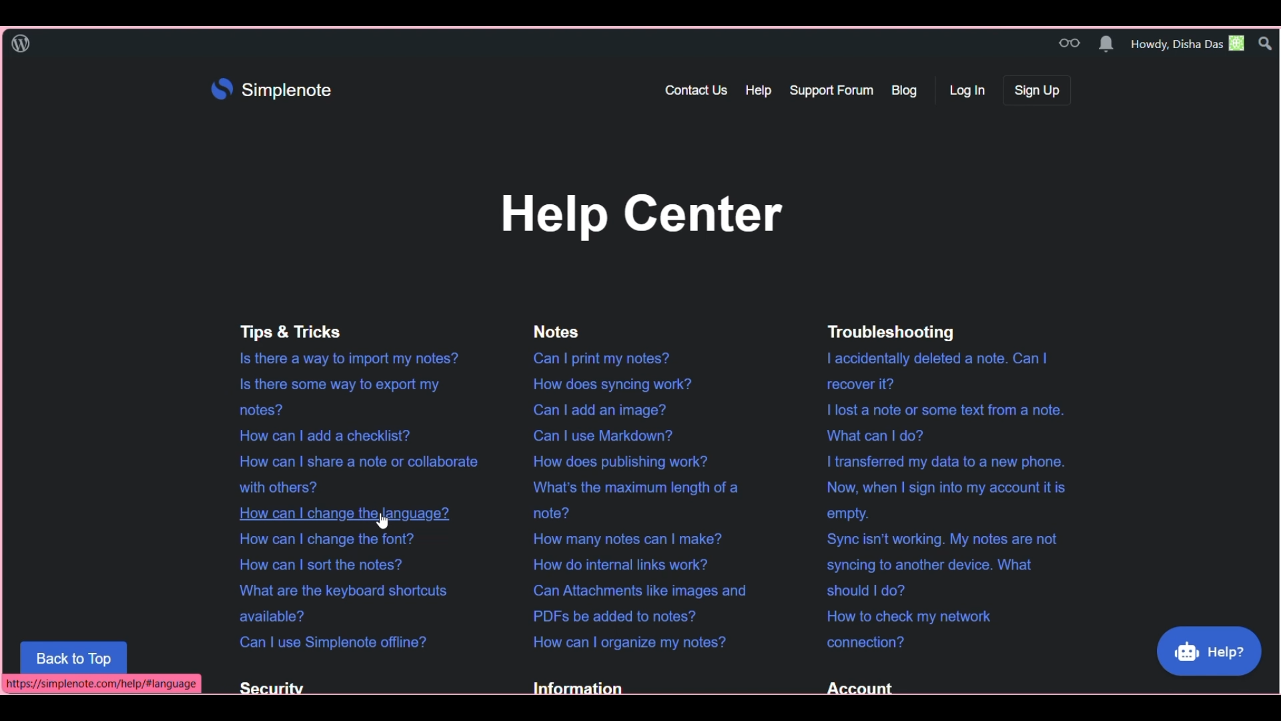 The height and width of the screenshot is (721, 1281). I want to click on Software name, so click(286, 90).